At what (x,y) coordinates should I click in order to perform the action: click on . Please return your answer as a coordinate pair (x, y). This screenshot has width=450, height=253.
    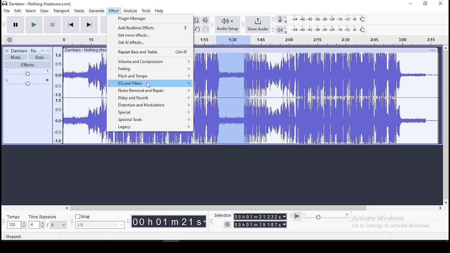
    Looking at the image, I should click on (85, 50).